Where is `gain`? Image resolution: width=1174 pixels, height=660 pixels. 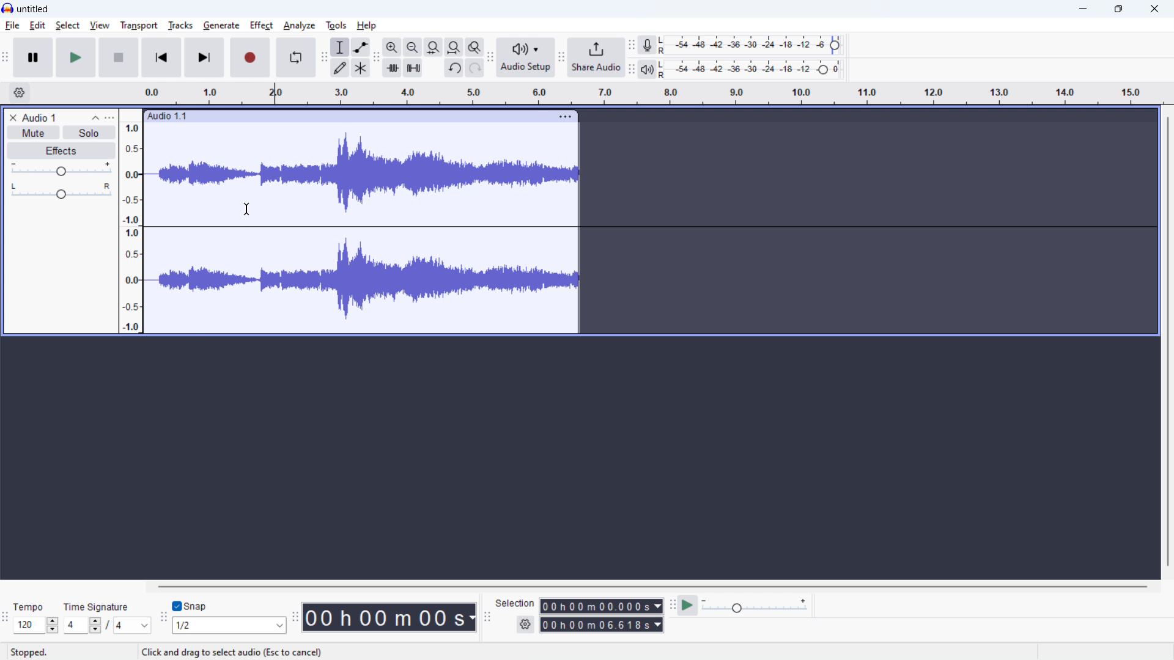 gain is located at coordinates (62, 169).